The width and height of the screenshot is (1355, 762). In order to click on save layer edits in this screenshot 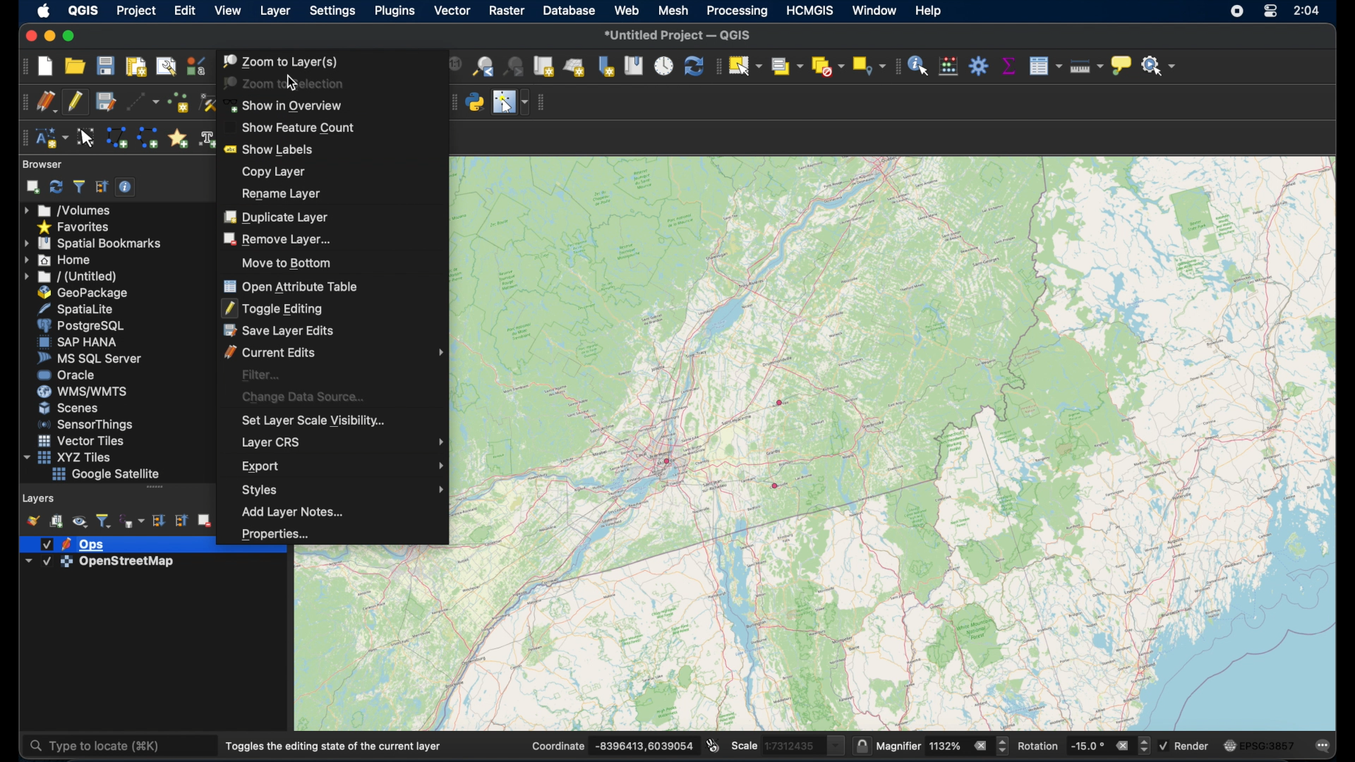, I will do `click(278, 331)`.